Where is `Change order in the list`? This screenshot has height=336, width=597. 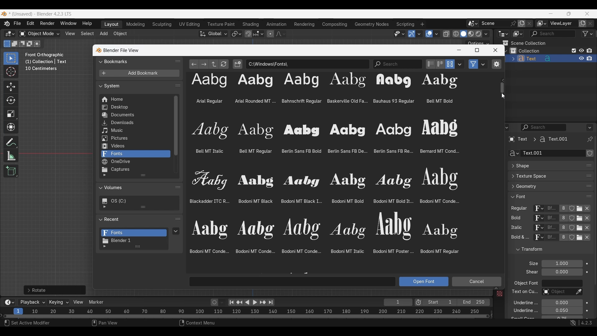
Change order in the list is located at coordinates (589, 257).